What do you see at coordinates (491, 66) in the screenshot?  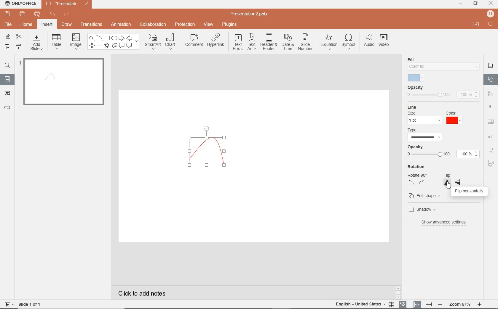 I see `SLIDE SETTINGS` at bounding box center [491, 66].